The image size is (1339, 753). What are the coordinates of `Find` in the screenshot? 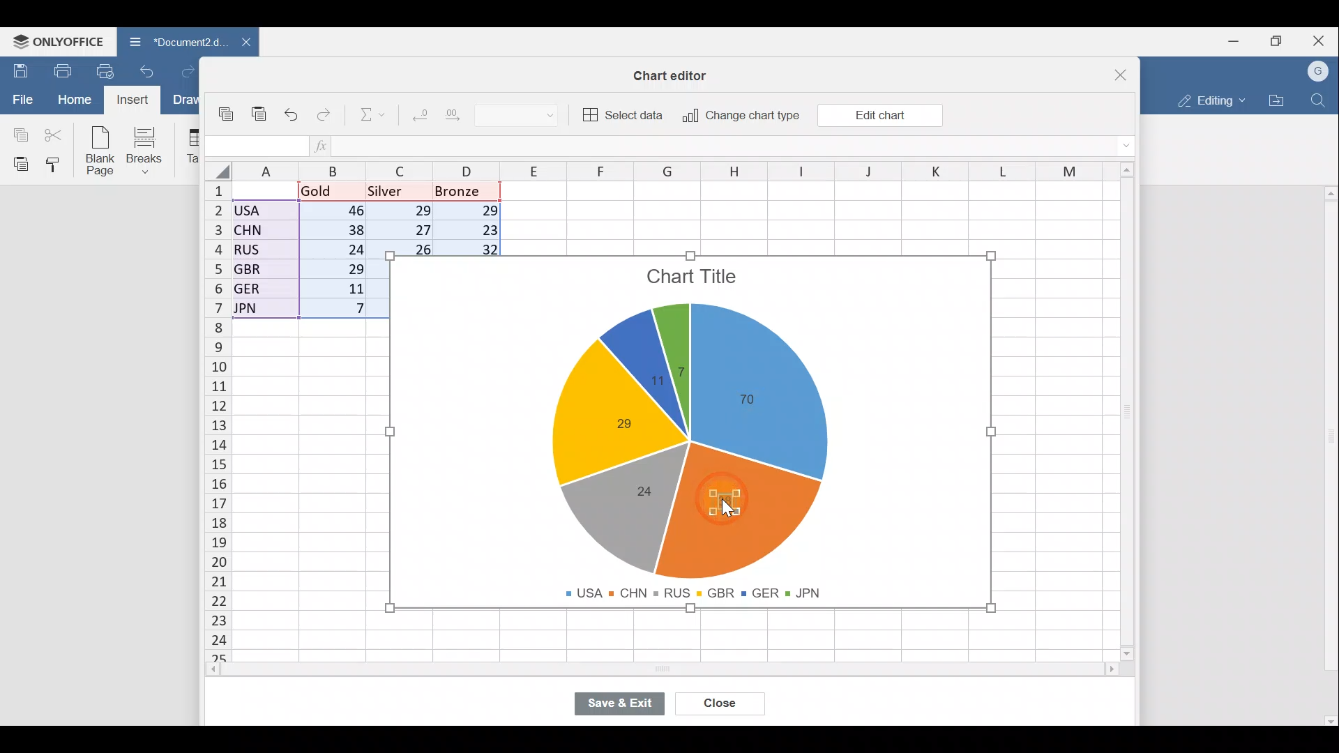 It's located at (1321, 98).